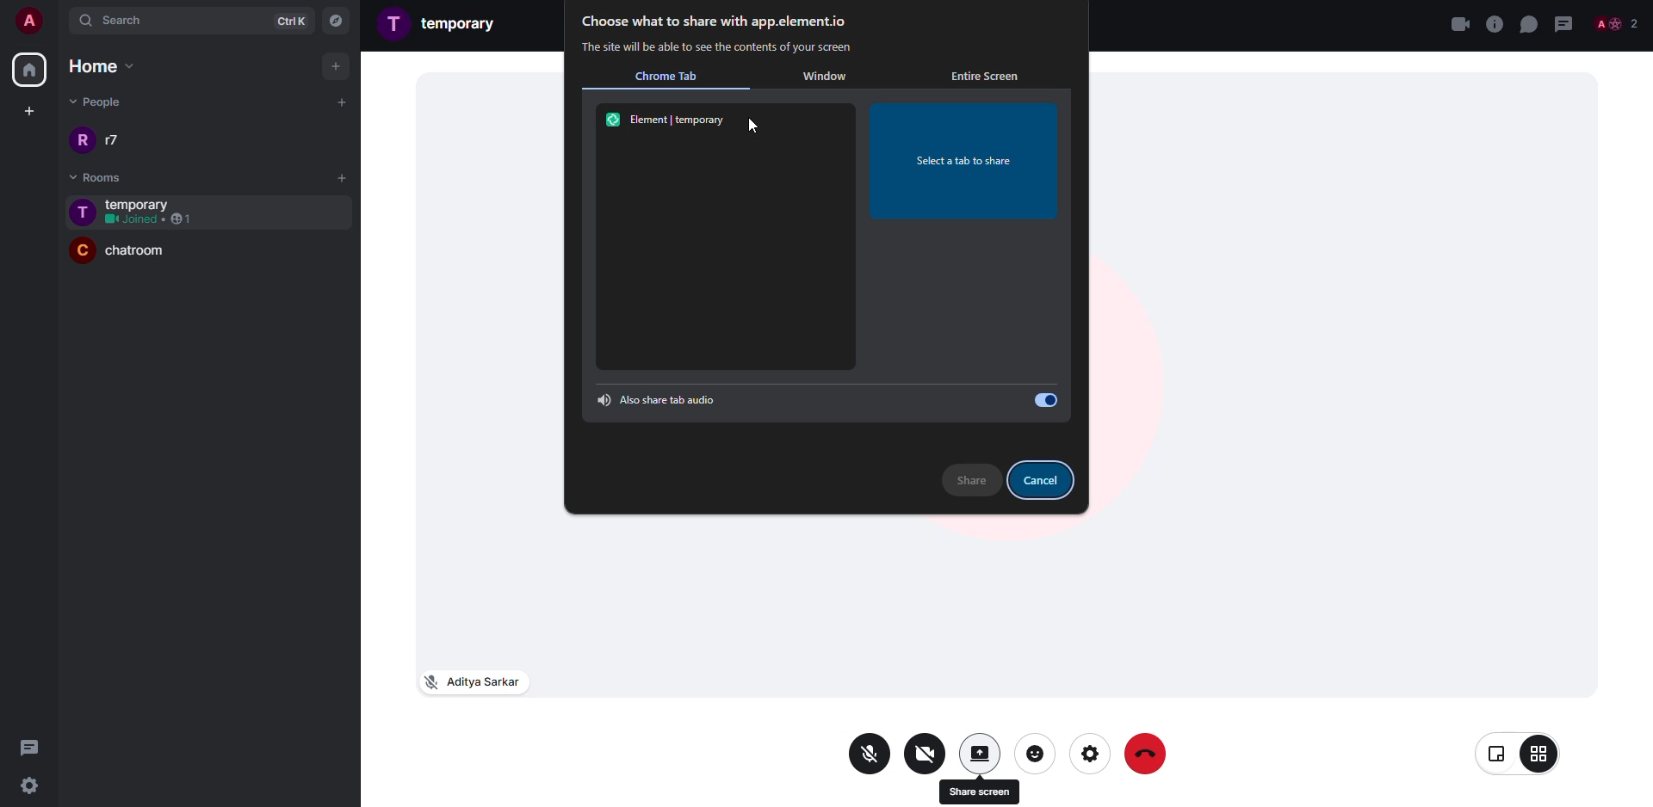 The height and width of the screenshot is (807, 1653). Describe the element at coordinates (1519, 753) in the screenshot. I see `view change` at that location.